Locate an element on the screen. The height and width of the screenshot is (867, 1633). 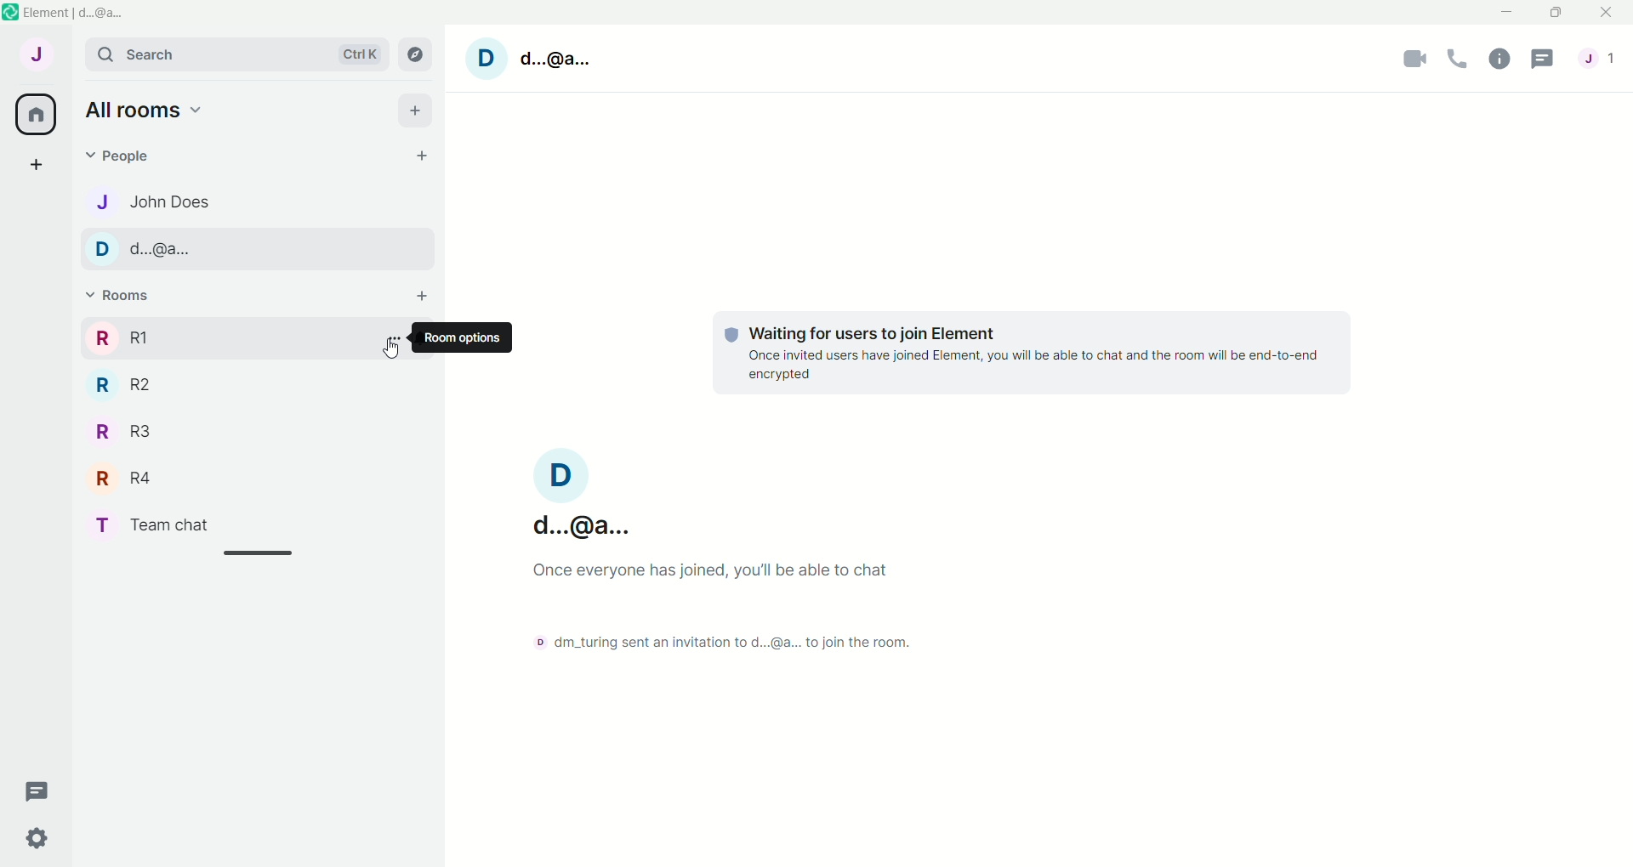
minimize is located at coordinates (1509, 14).